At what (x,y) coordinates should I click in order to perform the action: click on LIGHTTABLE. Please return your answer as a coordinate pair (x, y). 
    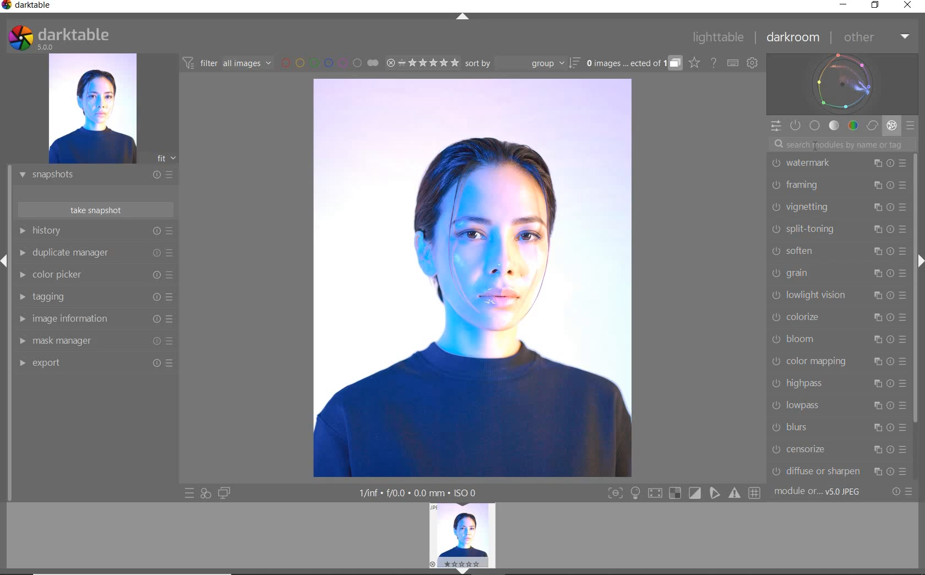
    Looking at the image, I should click on (719, 39).